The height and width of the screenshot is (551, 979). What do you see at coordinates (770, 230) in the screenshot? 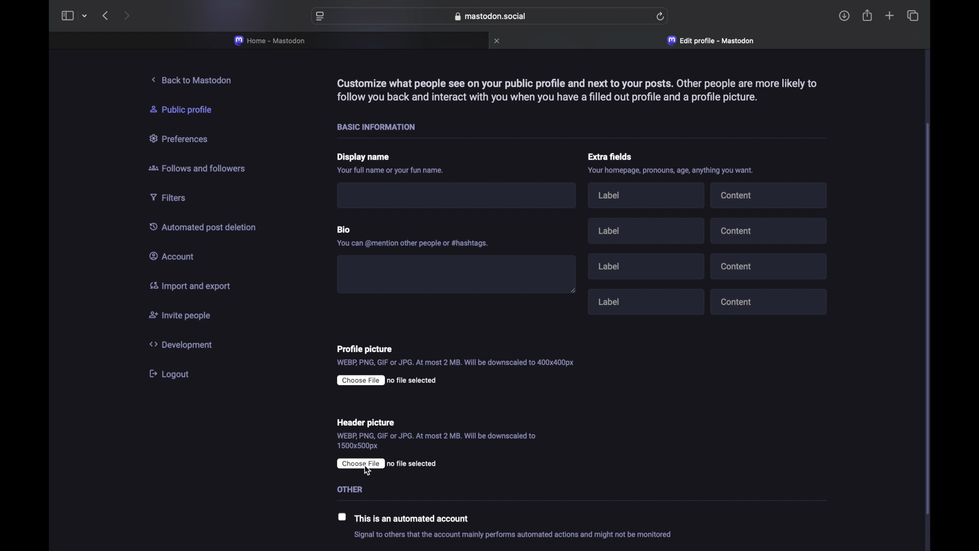
I see `content` at bounding box center [770, 230].